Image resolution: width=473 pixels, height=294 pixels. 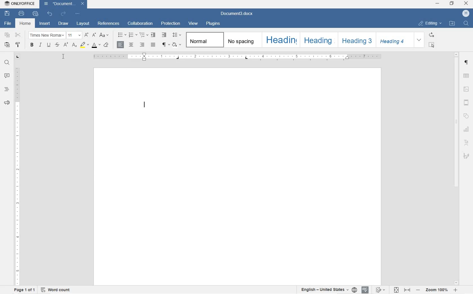 What do you see at coordinates (25, 291) in the screenshot?
I see `PAGE 1 OF 1` at bounding box center [25, 291].